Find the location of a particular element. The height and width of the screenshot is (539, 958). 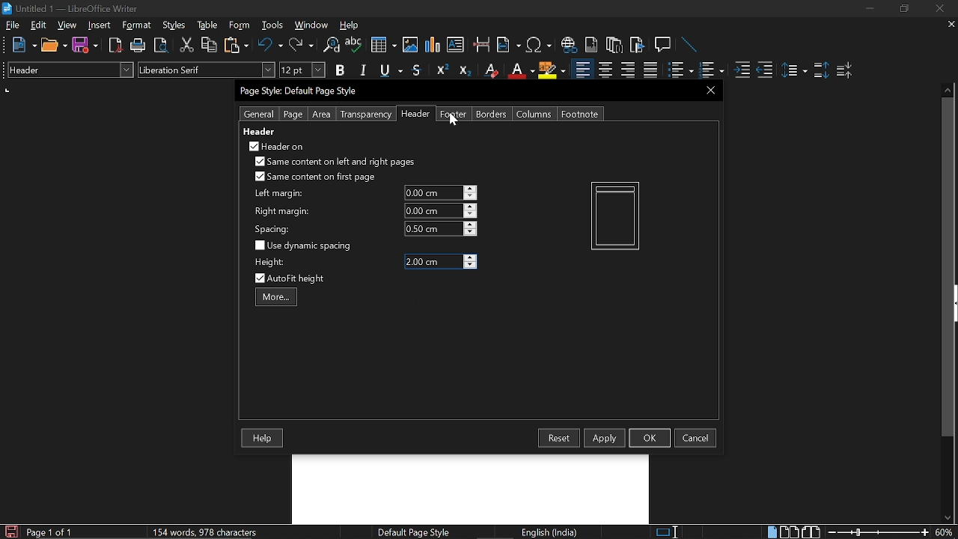

Same content on first page is located at coordinates (316, 177).